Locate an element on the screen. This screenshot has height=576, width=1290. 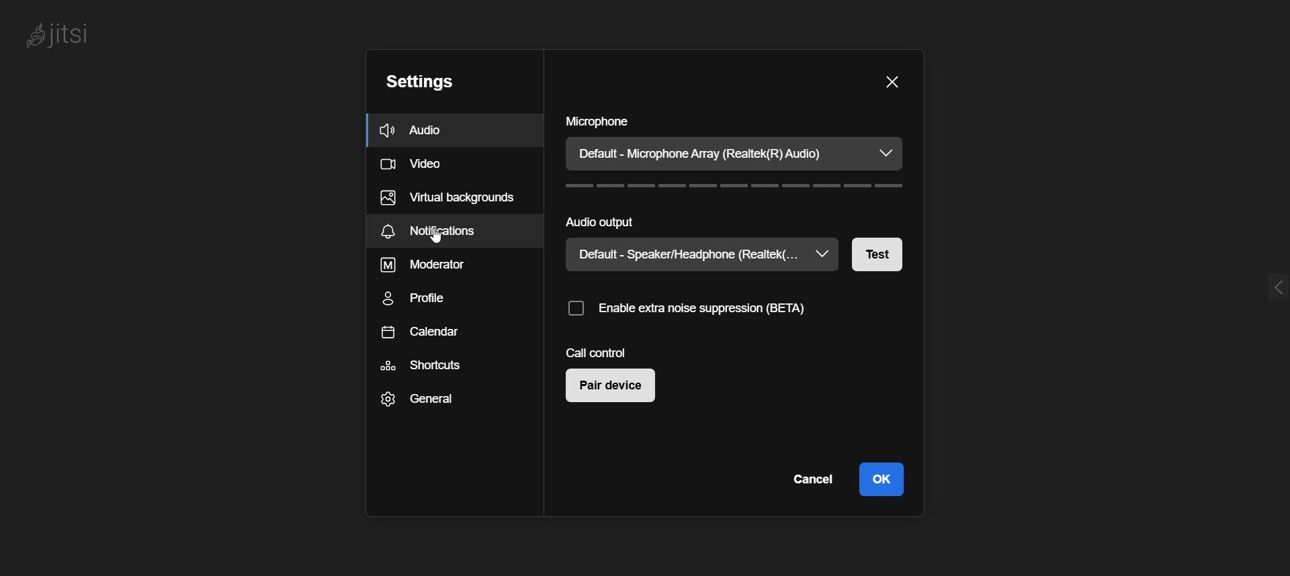
Test is located at coordinates (877, 252).